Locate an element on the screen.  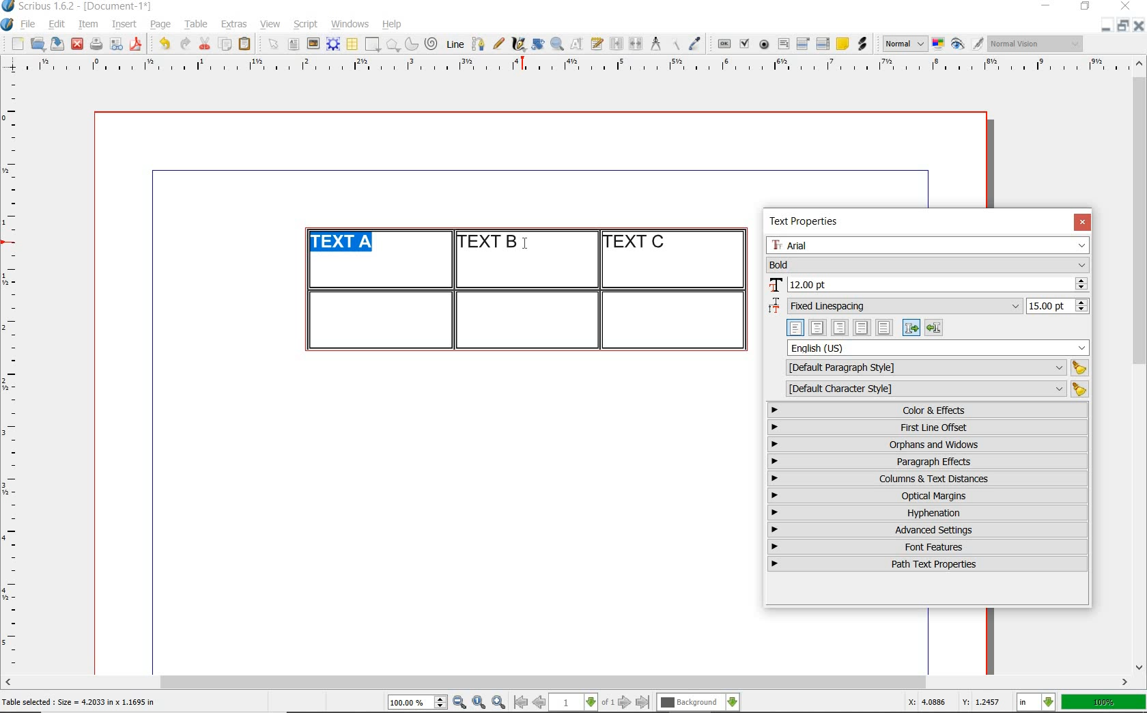
page is located at coordinates (160, 24).